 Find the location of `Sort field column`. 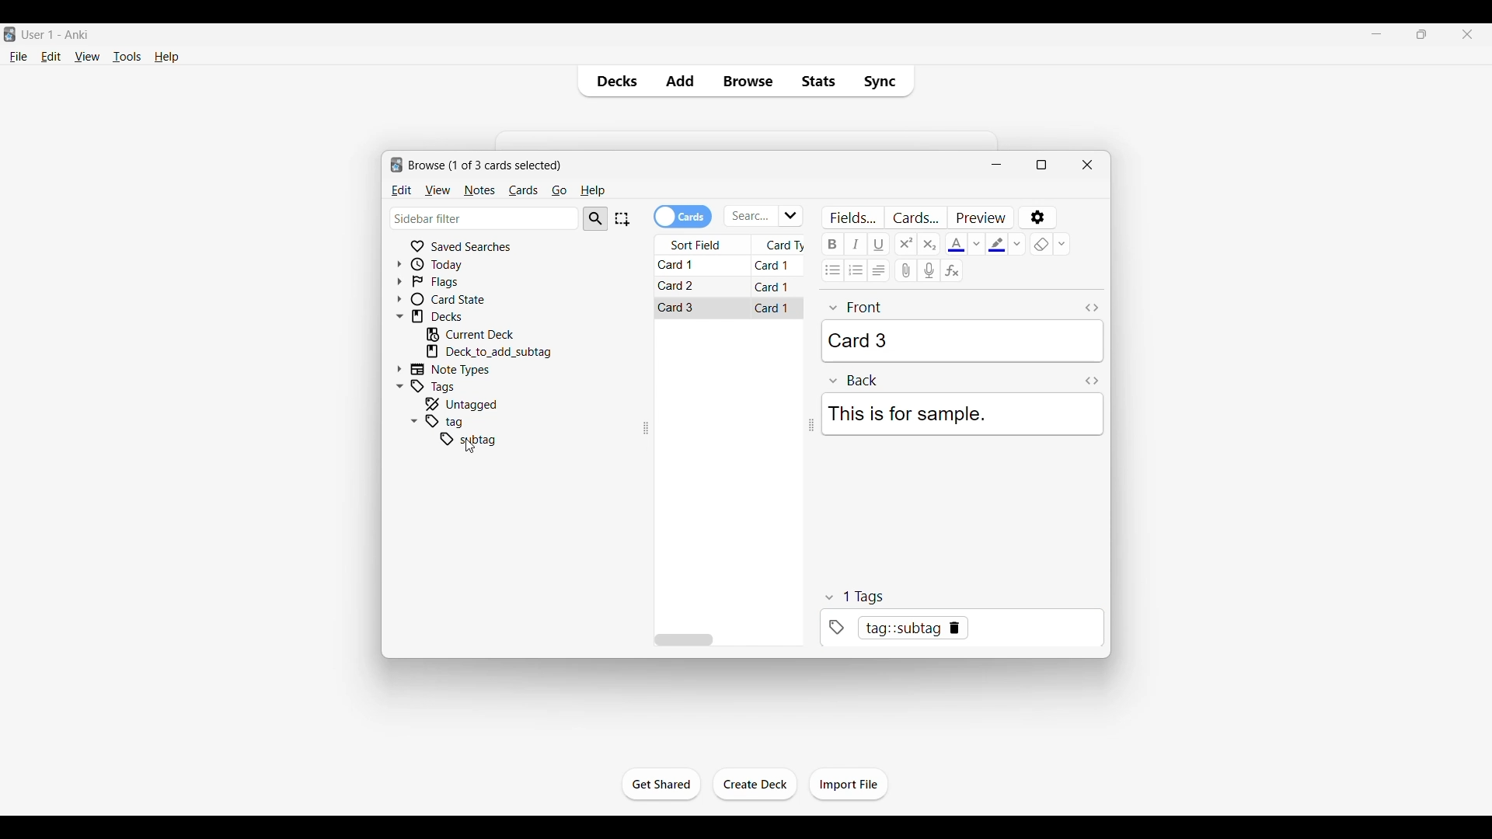

Sort field column is located at coordinates (702, 245).